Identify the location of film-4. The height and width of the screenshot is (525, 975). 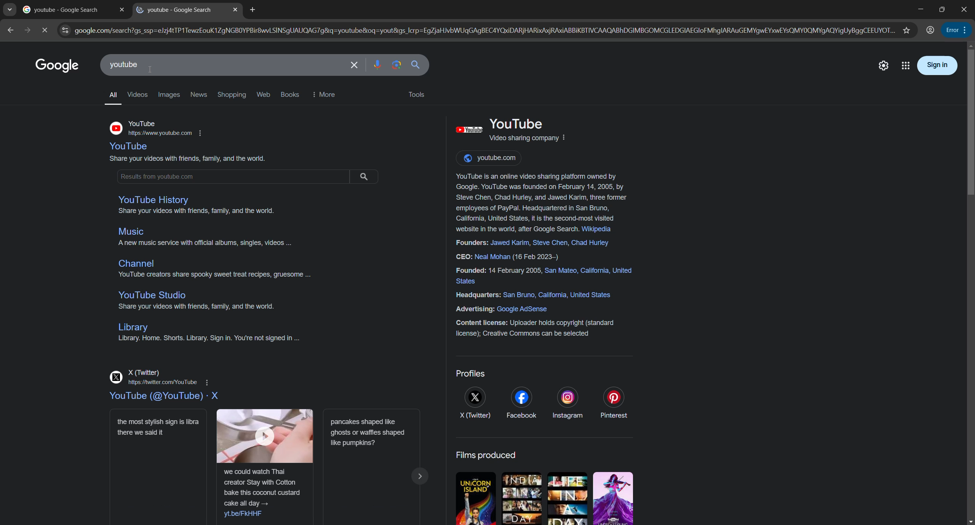
(614, 498).